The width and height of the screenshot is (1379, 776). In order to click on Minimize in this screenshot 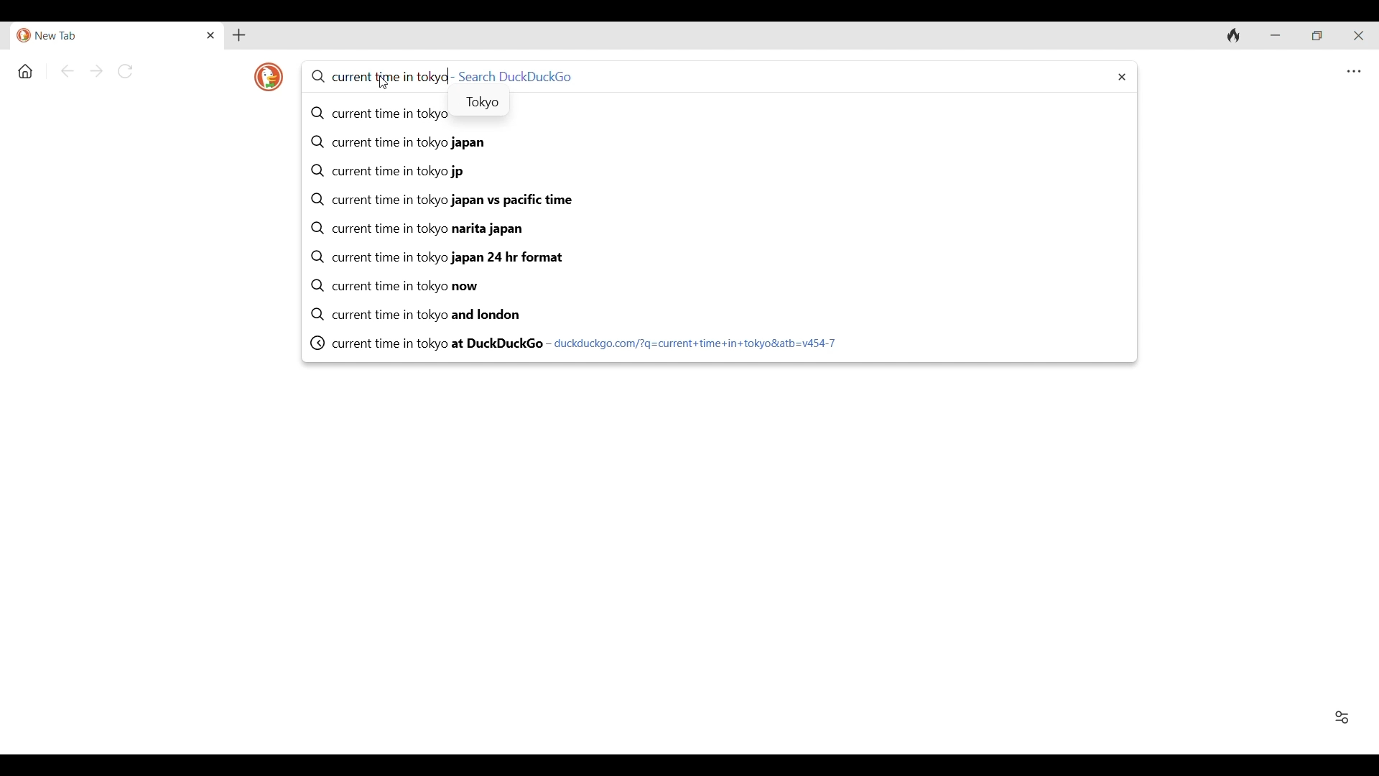, I will do `click(1276, 35)`.